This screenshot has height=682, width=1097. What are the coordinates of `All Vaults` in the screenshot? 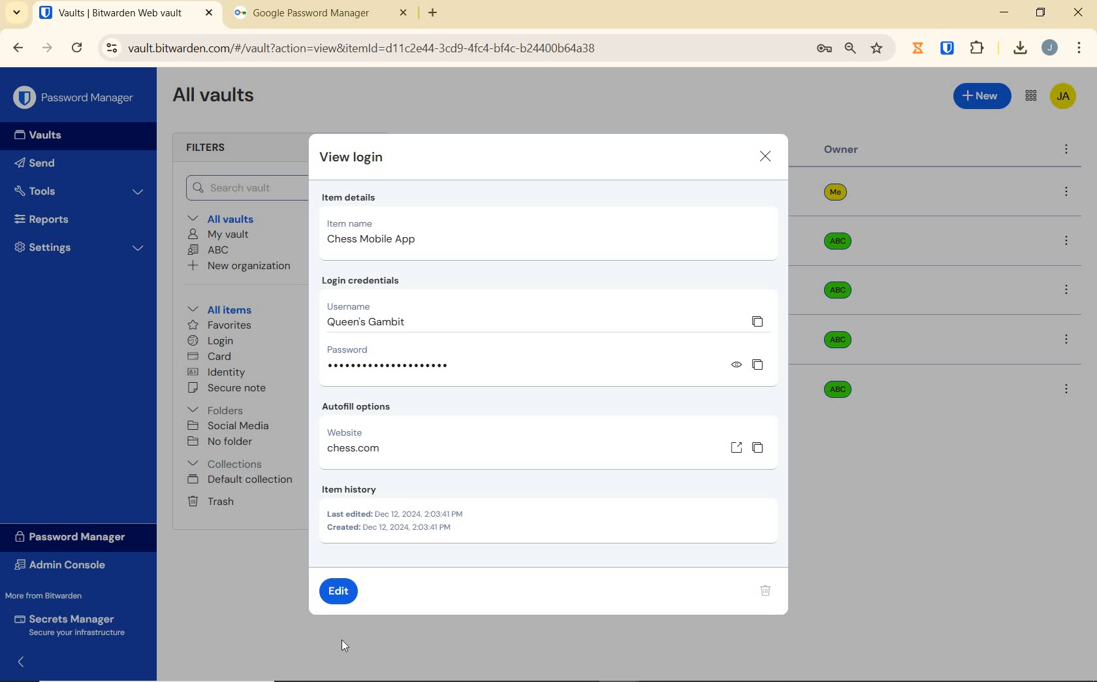 It's located at (217, 97).